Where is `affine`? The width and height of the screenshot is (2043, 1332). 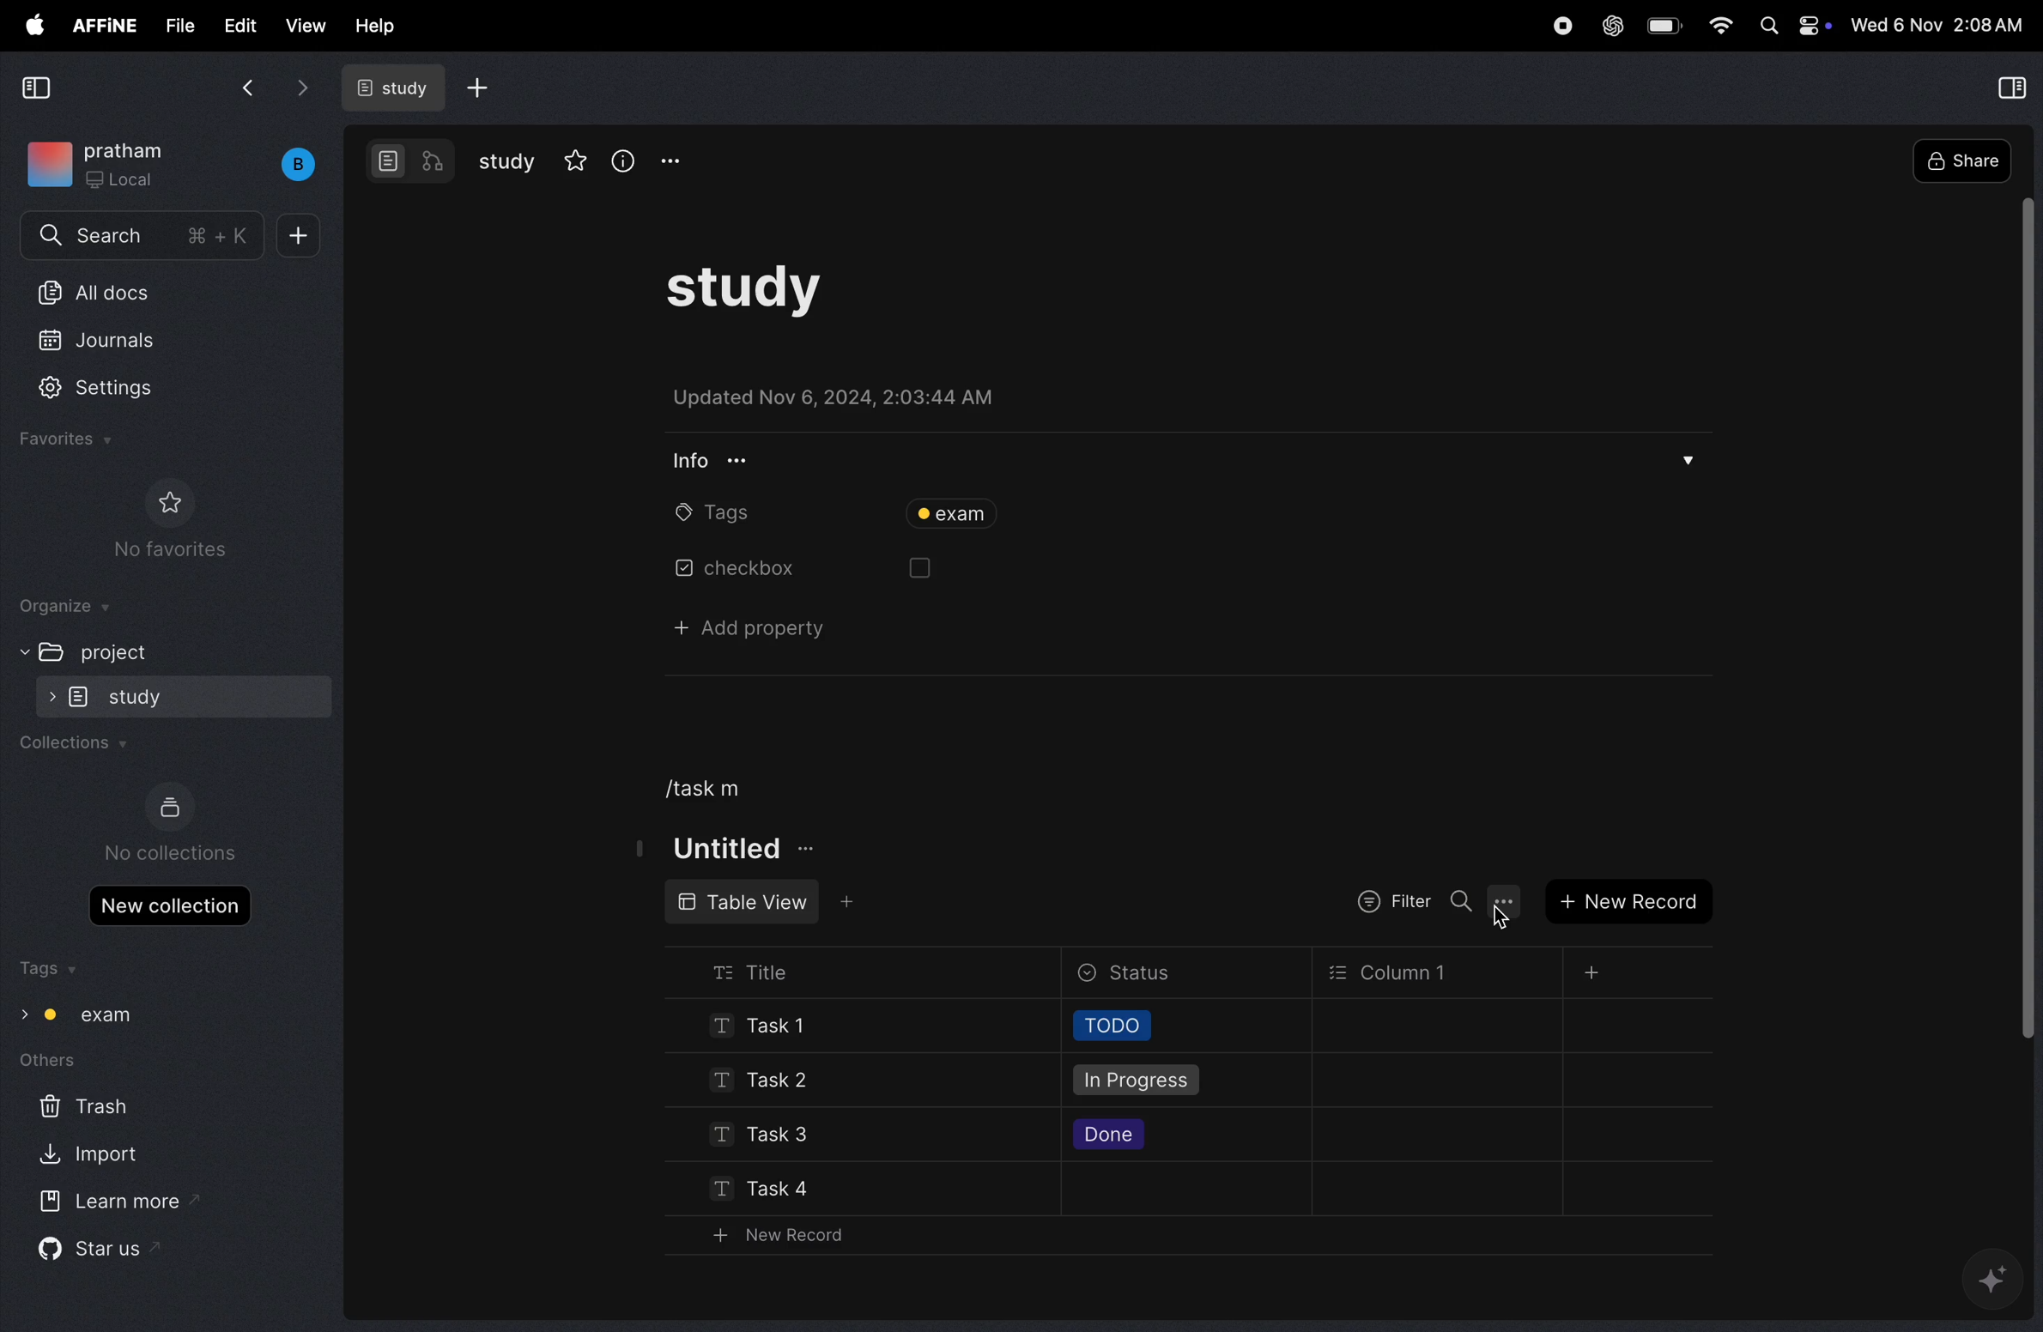 affine is located at coordinates (103, 25).